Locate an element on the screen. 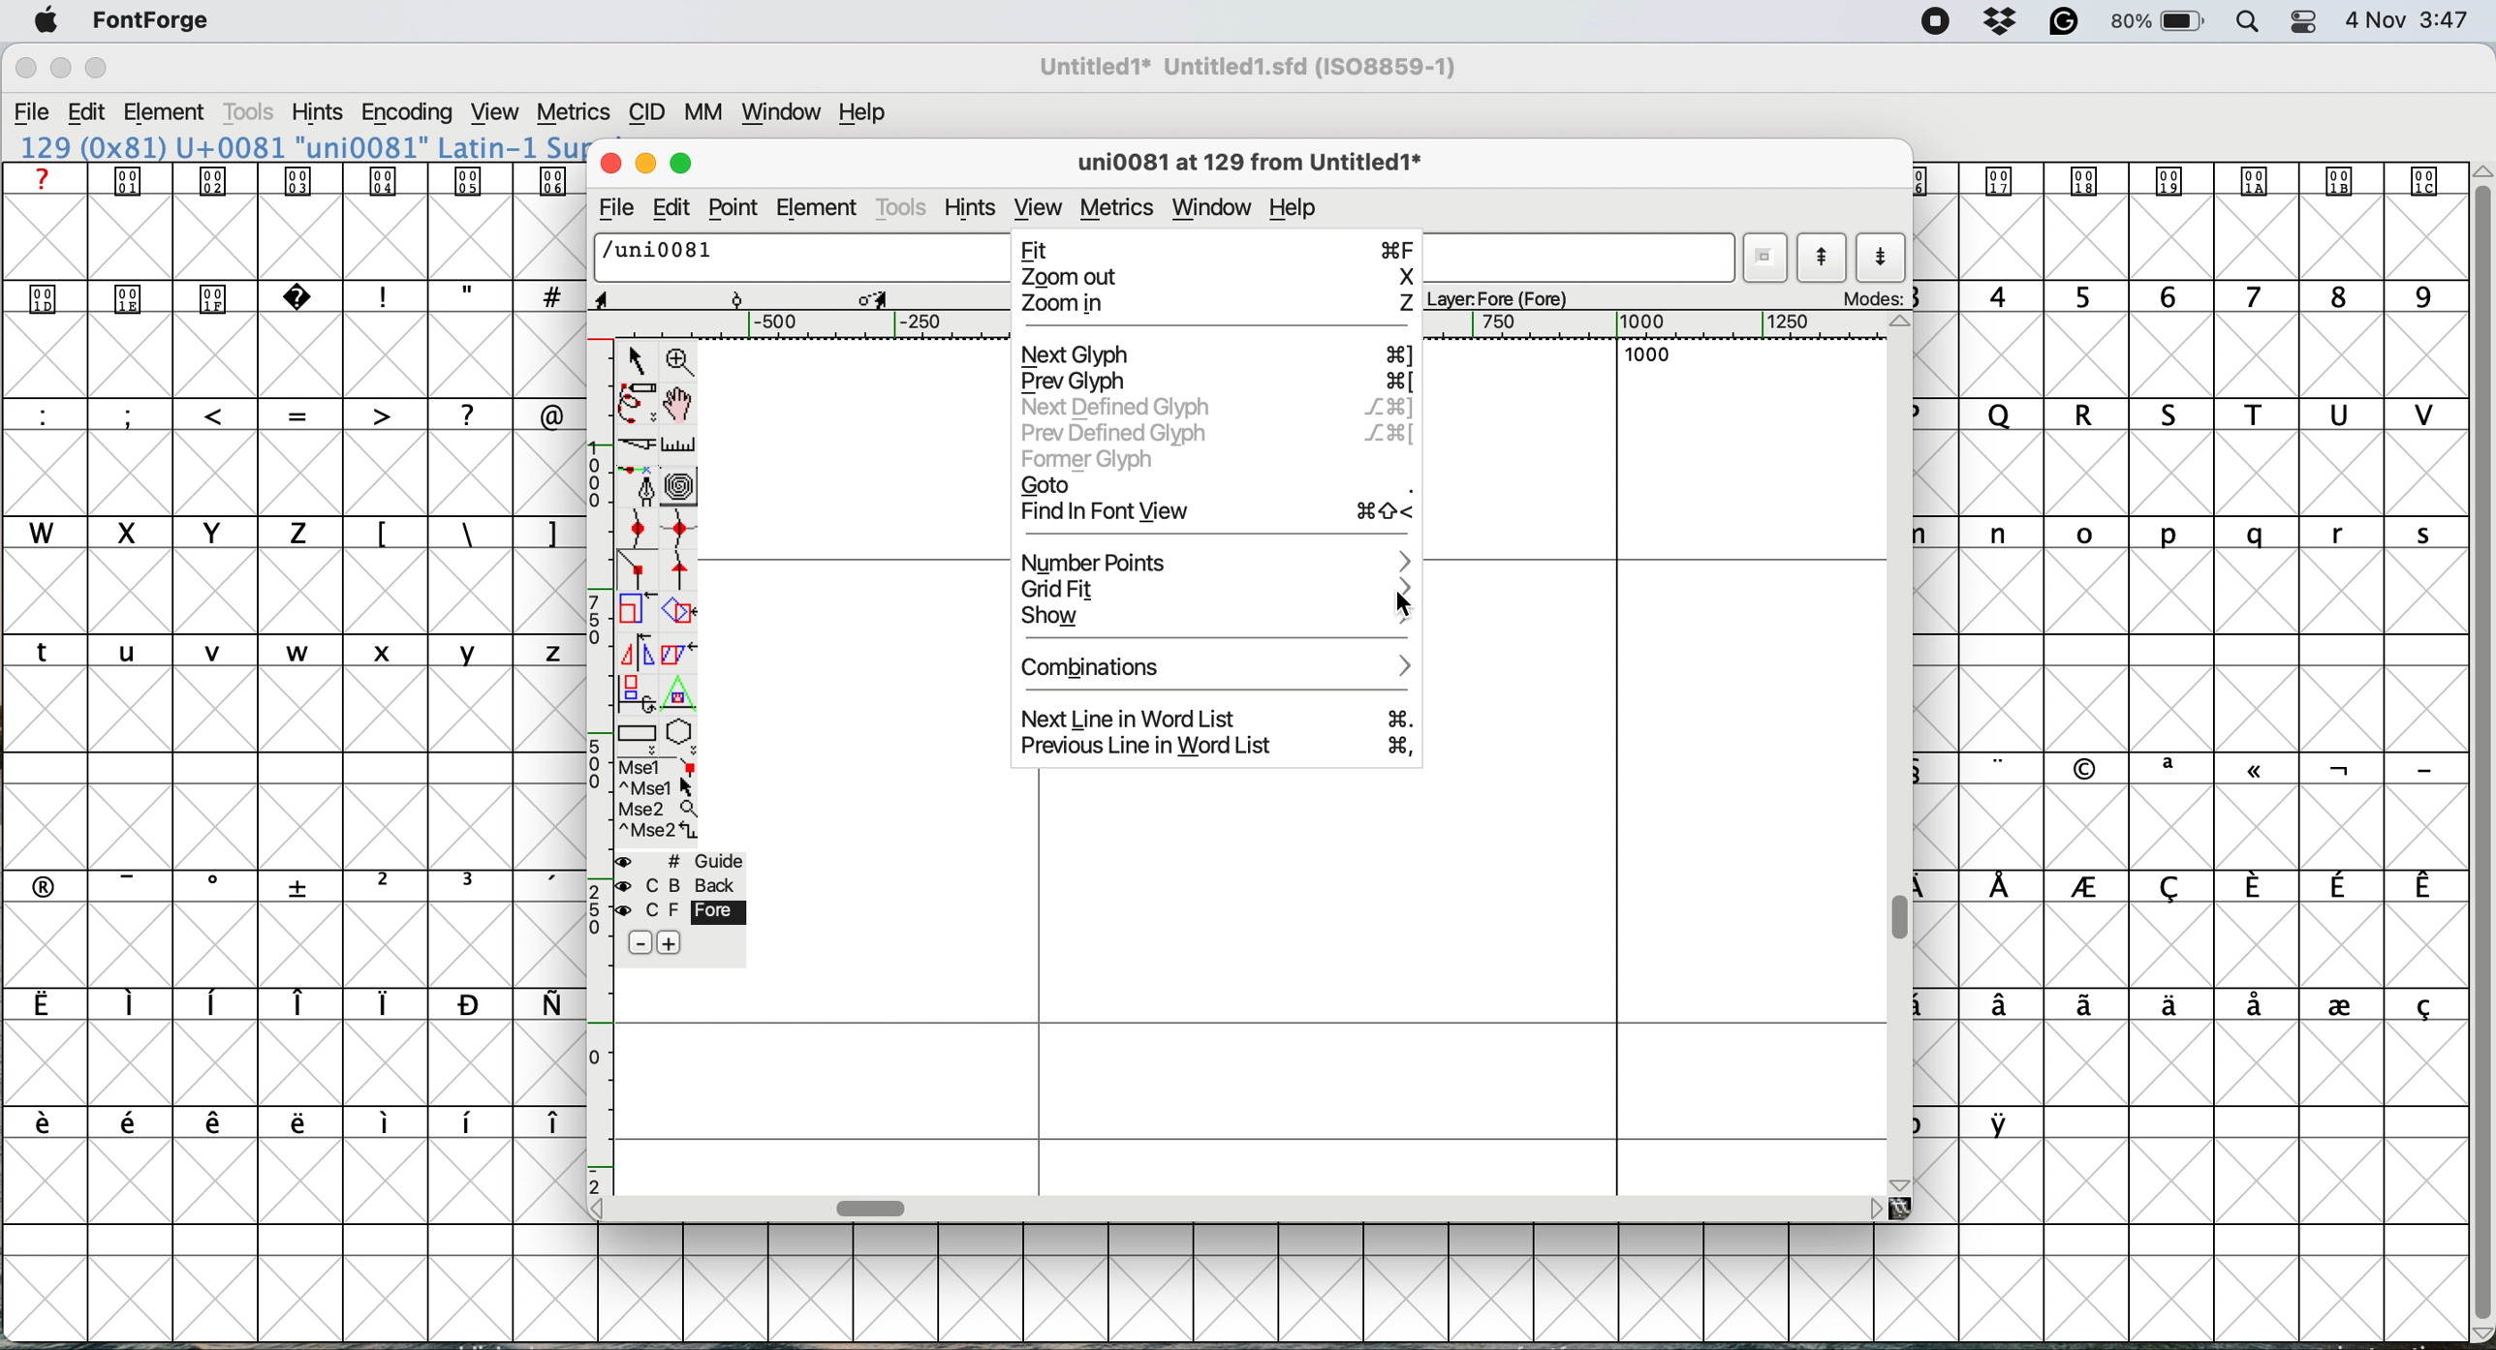  File is located at coordinates (32, 113).